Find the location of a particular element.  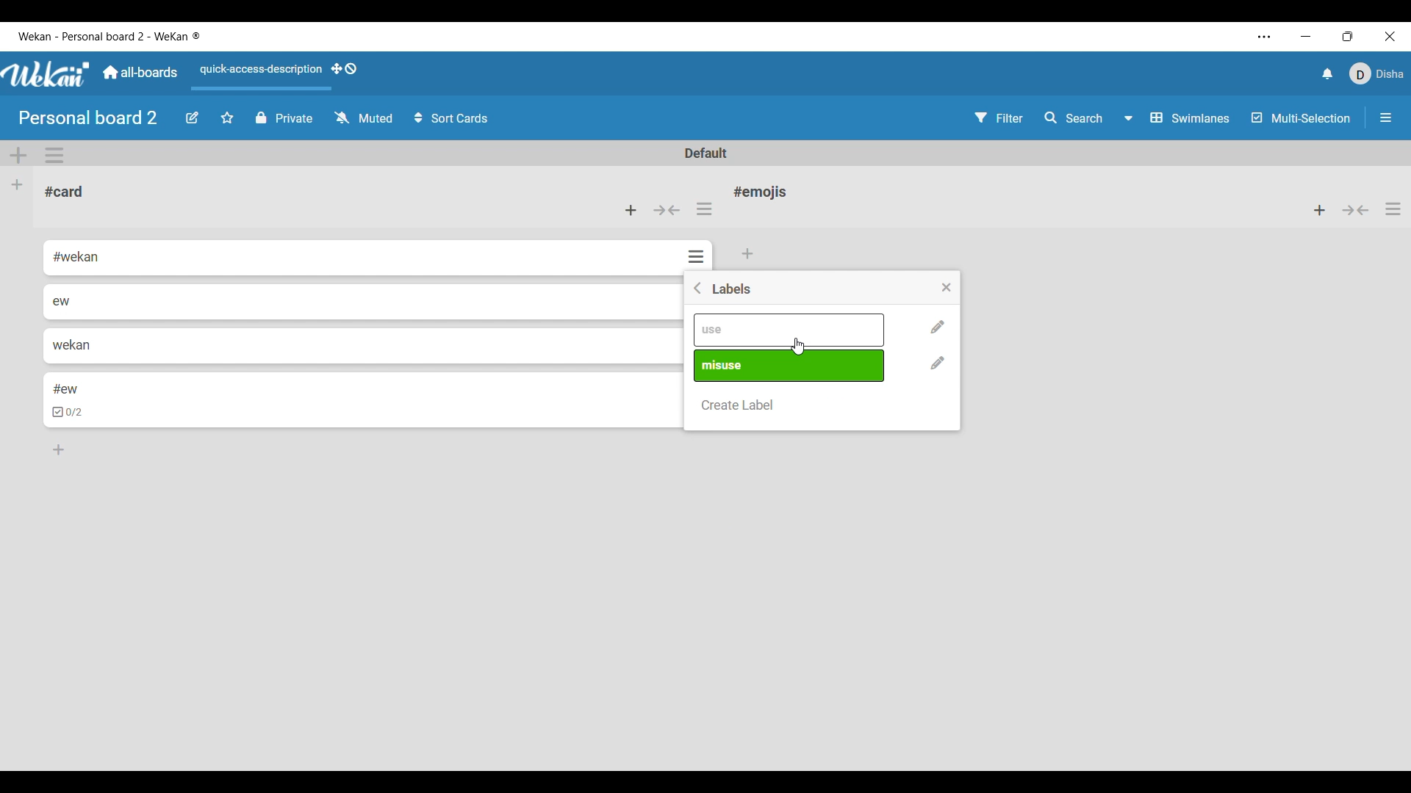

Collapse is located at coordinates (1356, 210).